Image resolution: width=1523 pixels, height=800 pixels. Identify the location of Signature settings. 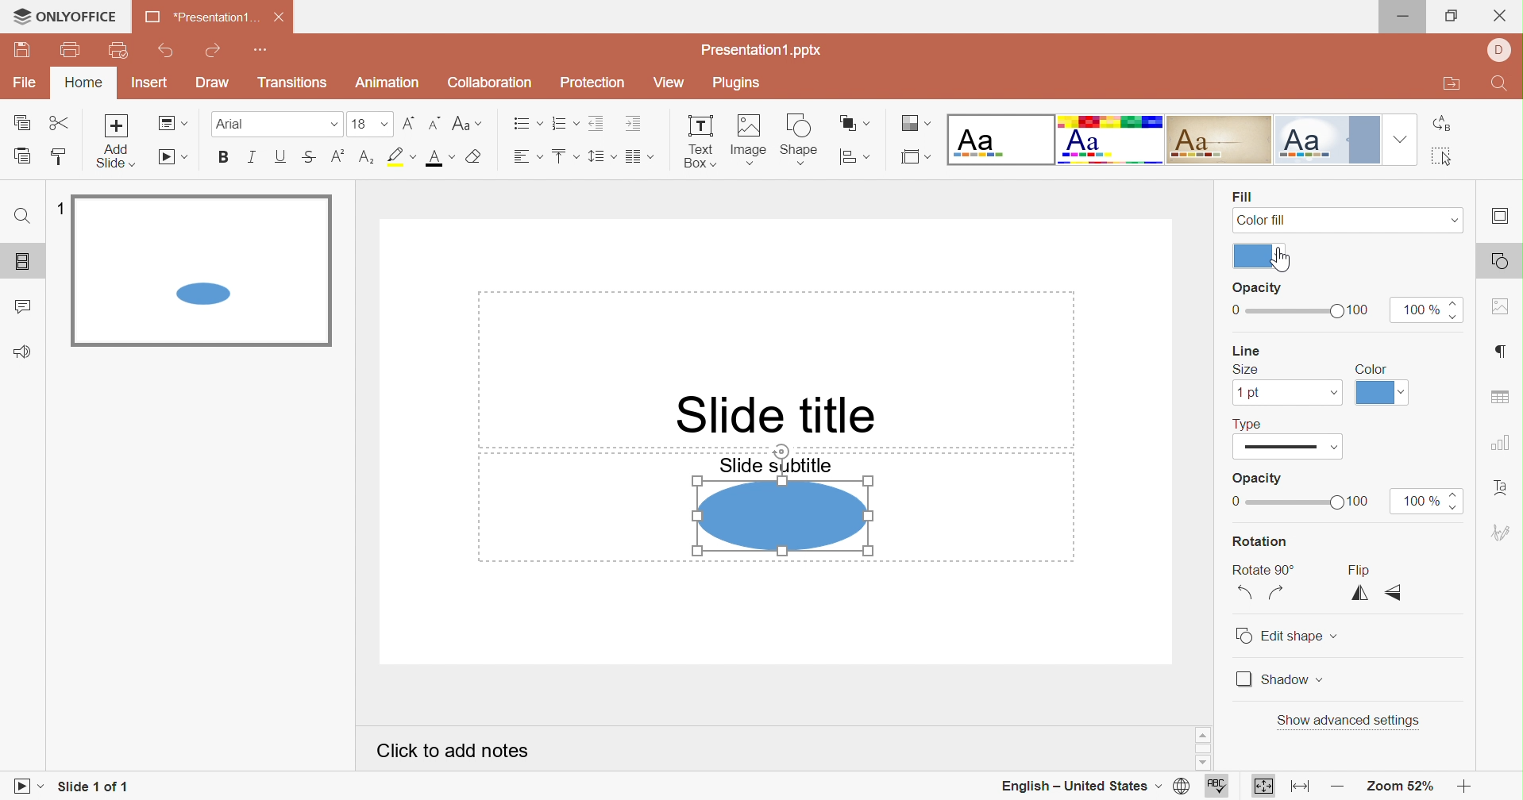
(1501, 533).